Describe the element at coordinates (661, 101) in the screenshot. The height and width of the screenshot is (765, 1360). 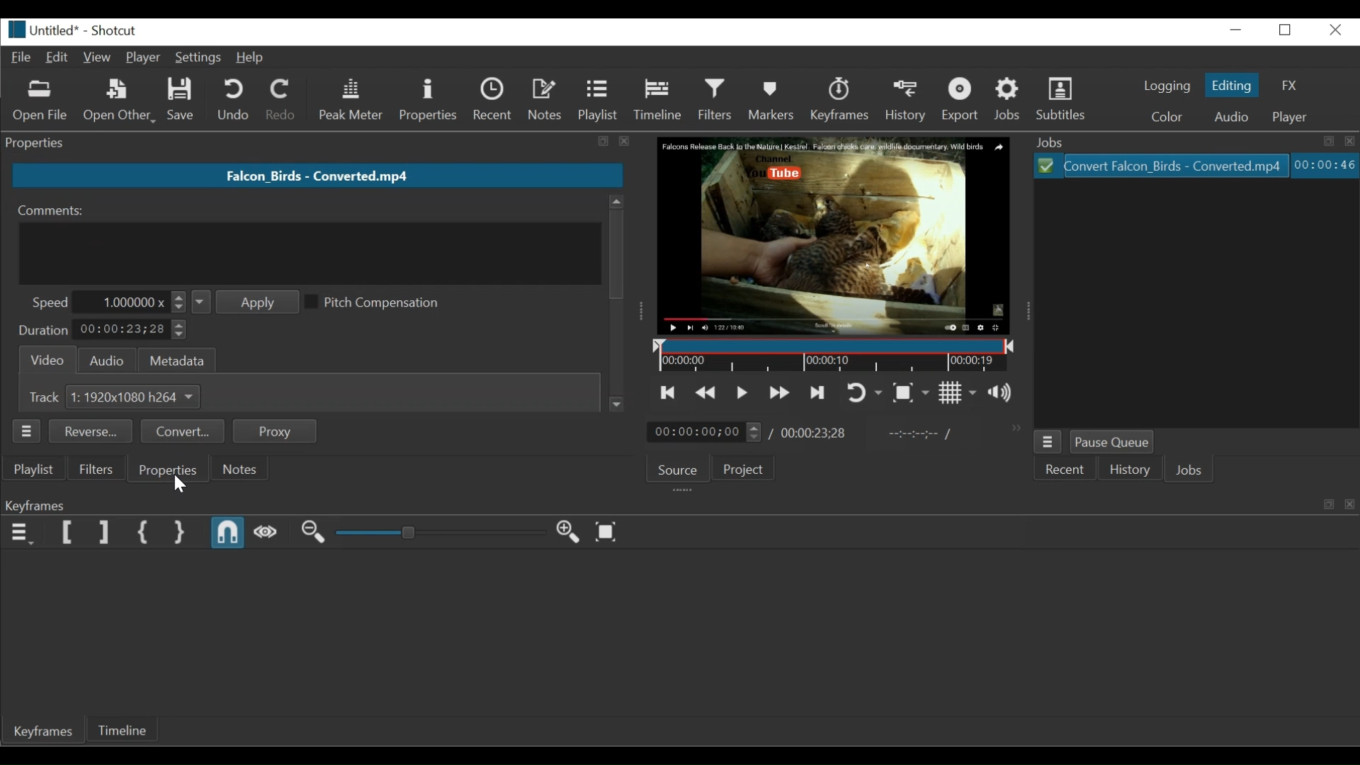
I see `Timeline` at that location.